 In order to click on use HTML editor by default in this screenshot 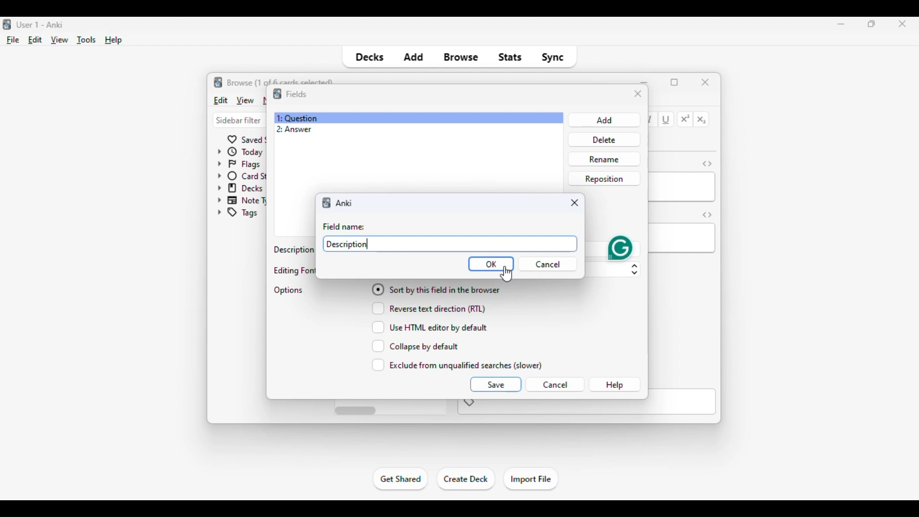, I will do `click(430, 327)`.